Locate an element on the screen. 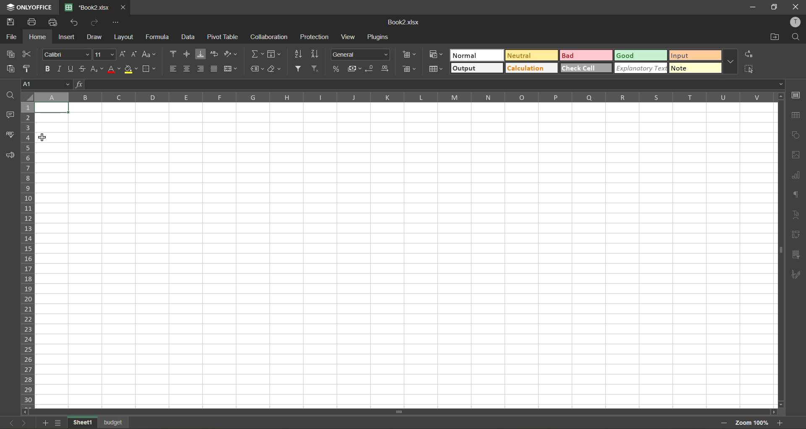  filter is located at coordinates (300, 69).